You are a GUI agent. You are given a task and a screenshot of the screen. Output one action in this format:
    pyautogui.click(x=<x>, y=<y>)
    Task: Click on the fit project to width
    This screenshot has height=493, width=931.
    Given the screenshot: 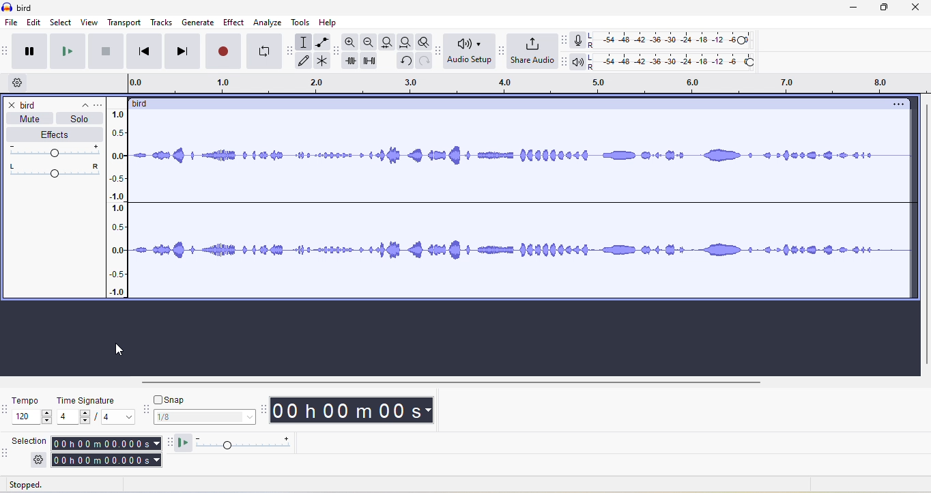 What is the action you would take?
    pyautogui.click(x=404, y=44)
    